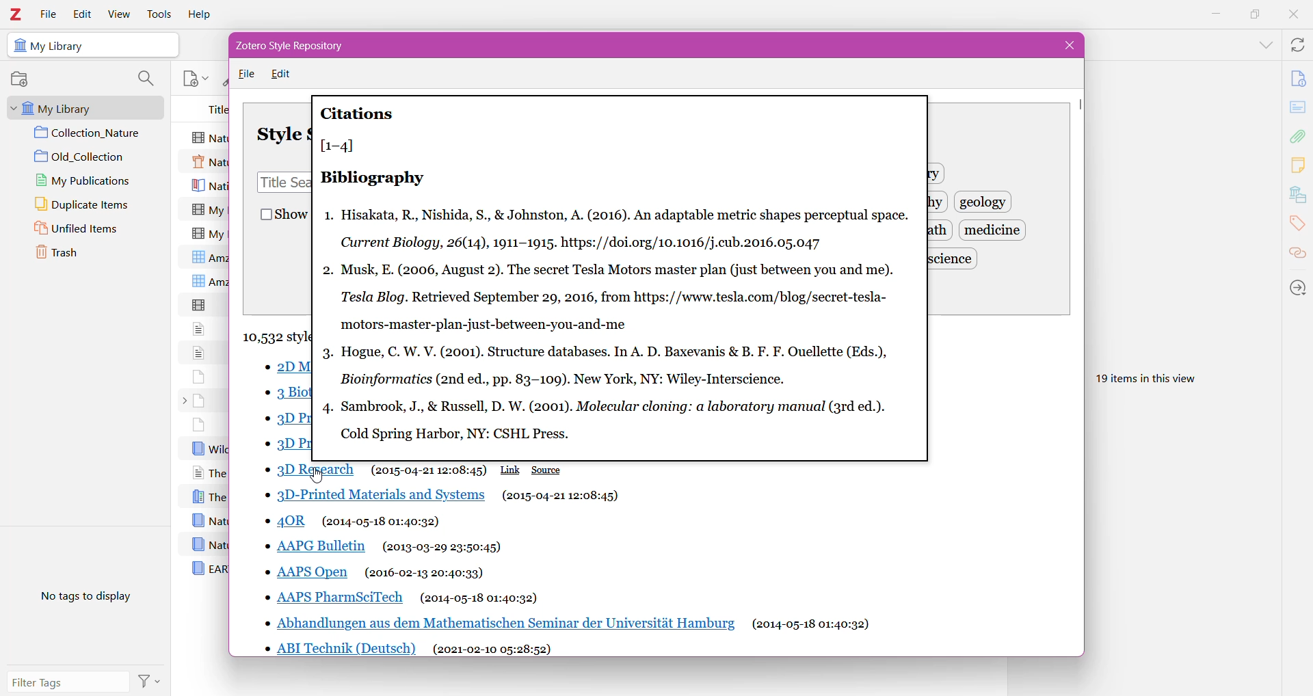  Describe the element at coordinates (86, 230) in the screenshot. I see `Unfiled Items` at that location.